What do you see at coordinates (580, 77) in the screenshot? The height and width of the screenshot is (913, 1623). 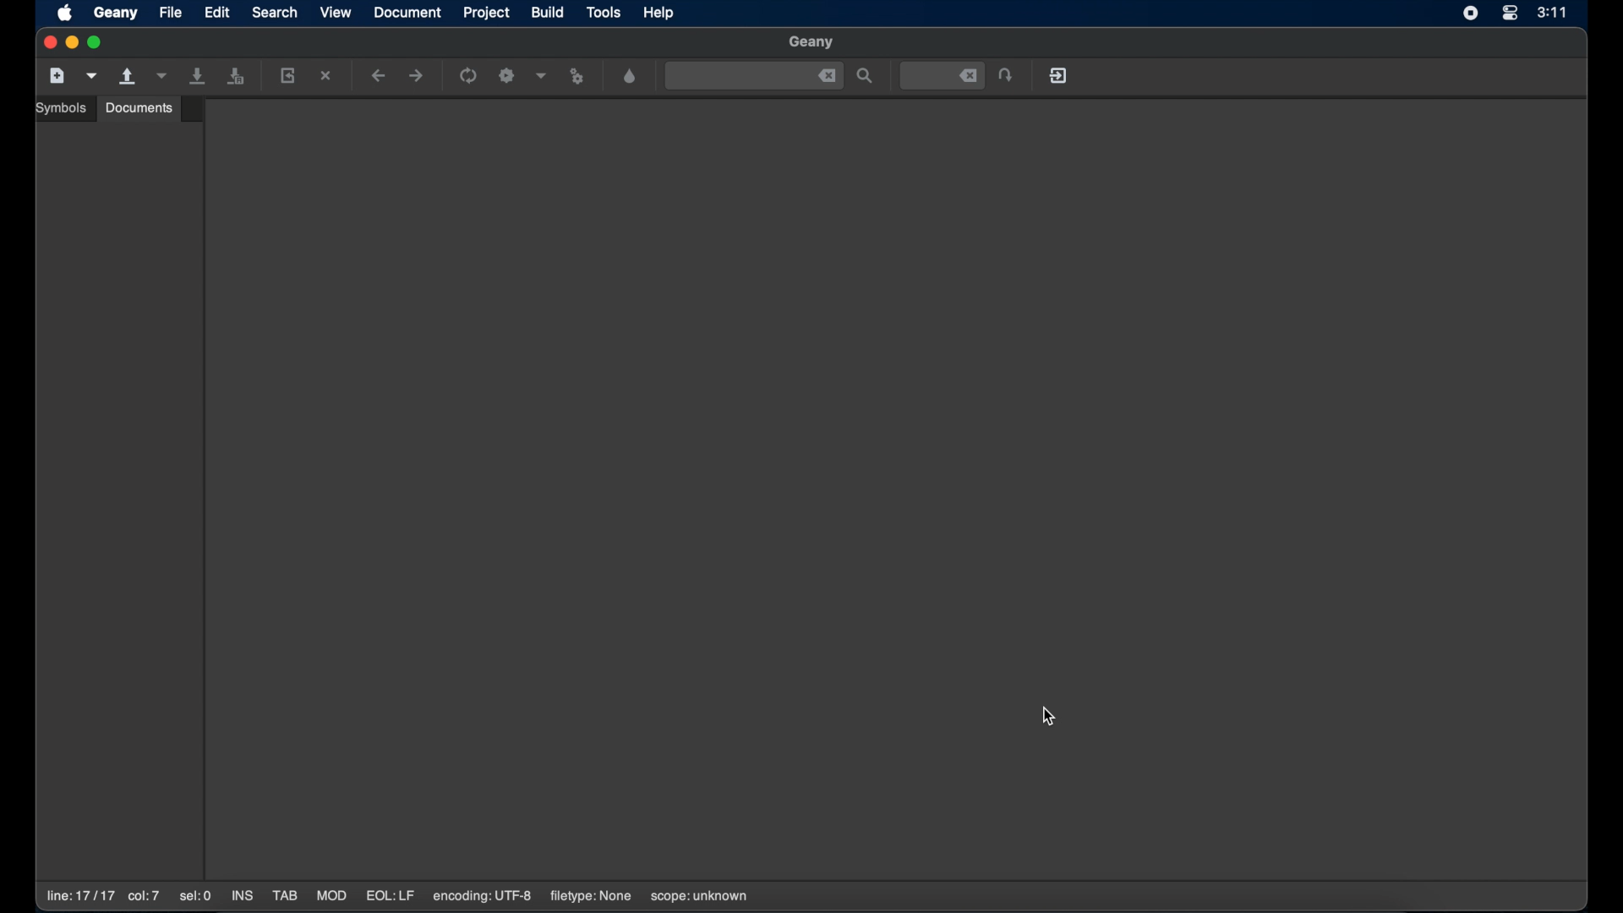 I see `run or view the current file file` at bounding box center [580, 77].